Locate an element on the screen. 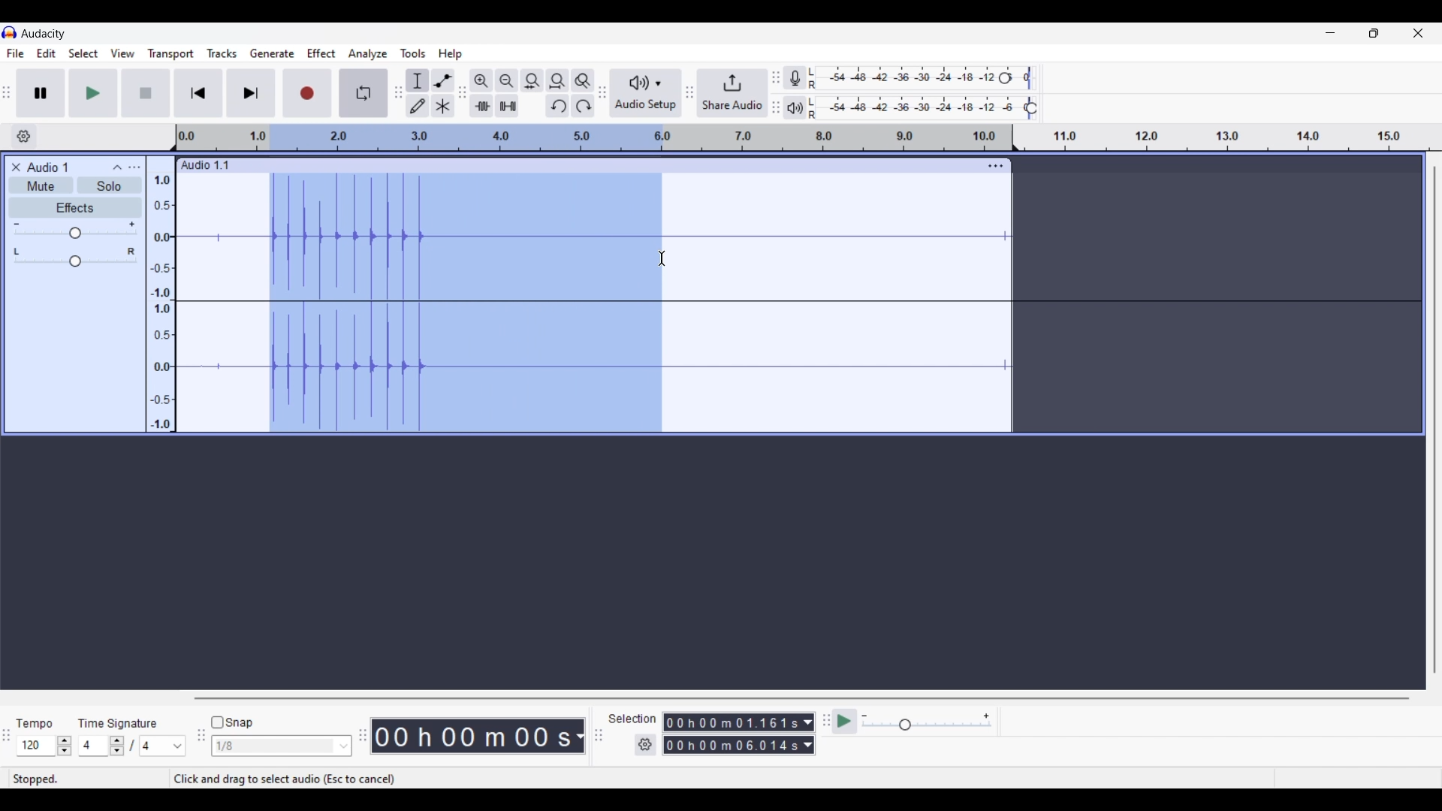 The width and height of the screenshot is (1442, 811). Multi-tool is located at coordinates (443, 105).